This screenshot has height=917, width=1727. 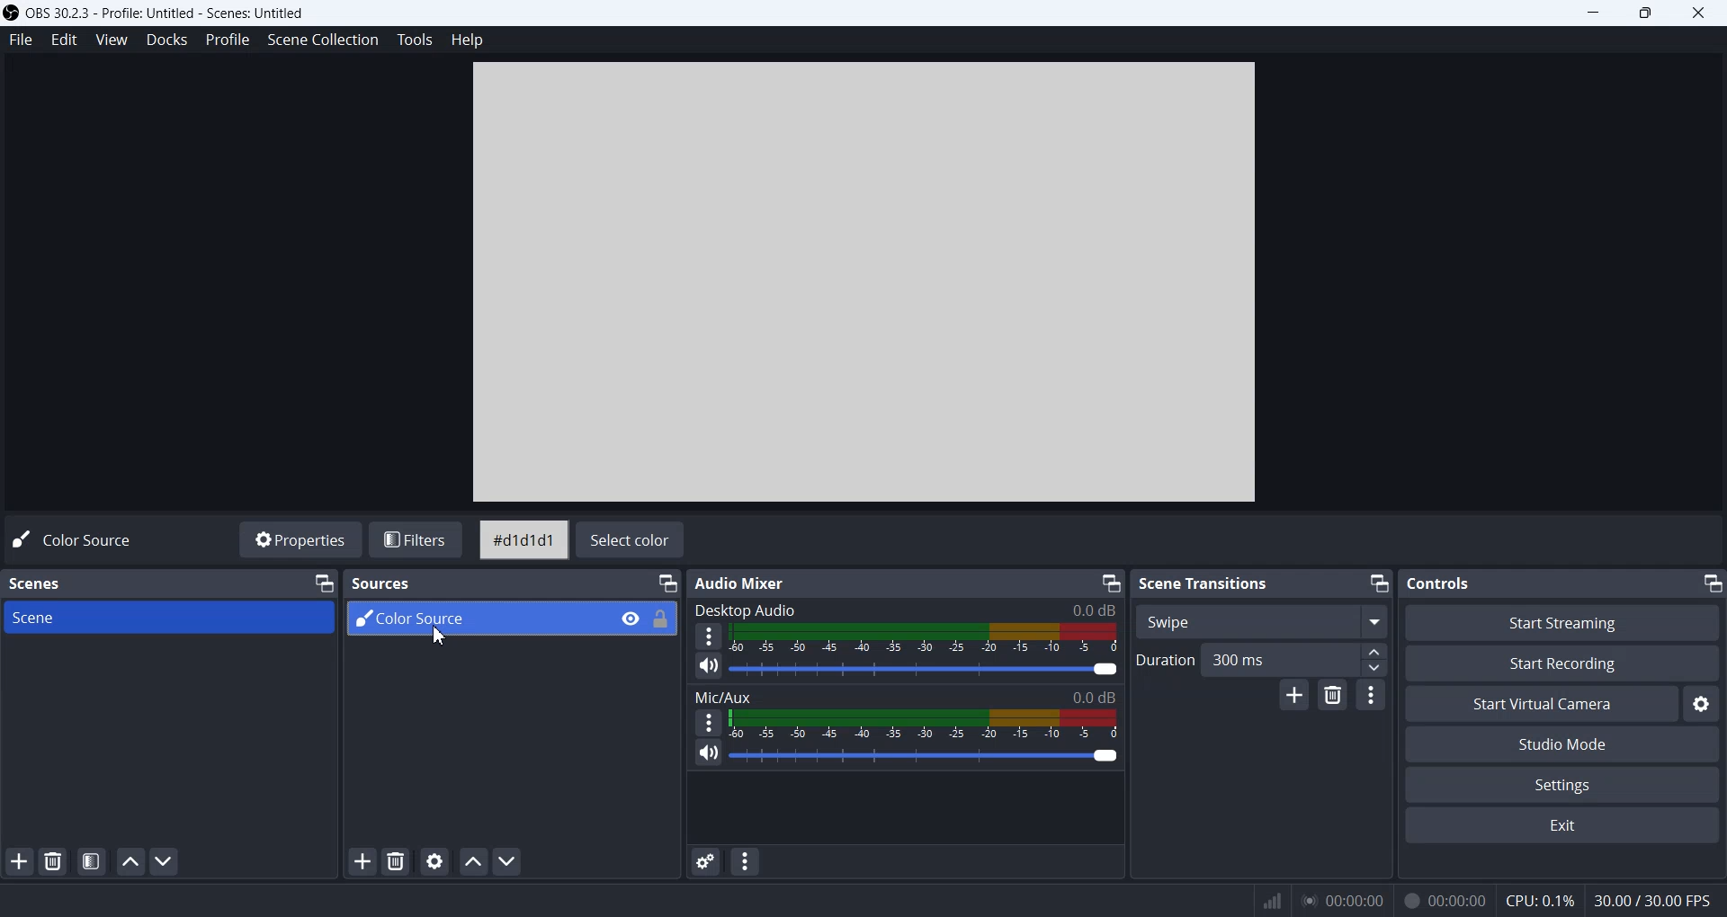 What do you see at coordinates (867, 283) in the screenshot?
I see `Preview Window ` at bounding box center [867, 283].